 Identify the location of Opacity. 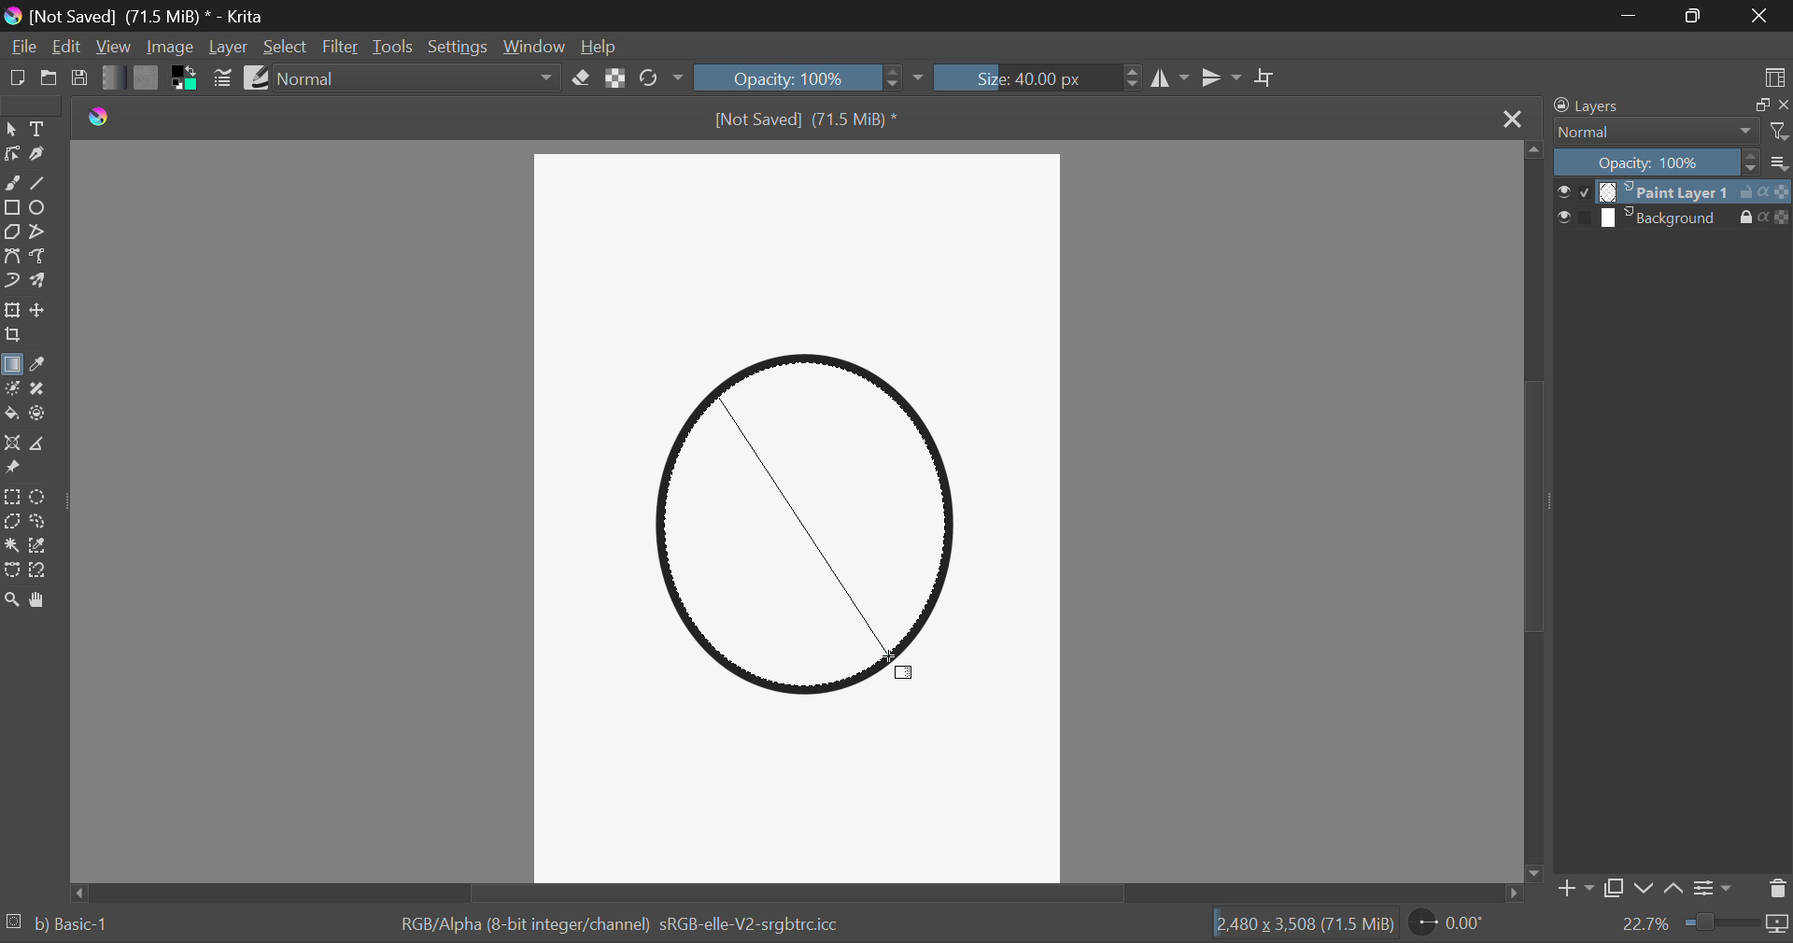
(799, 77).